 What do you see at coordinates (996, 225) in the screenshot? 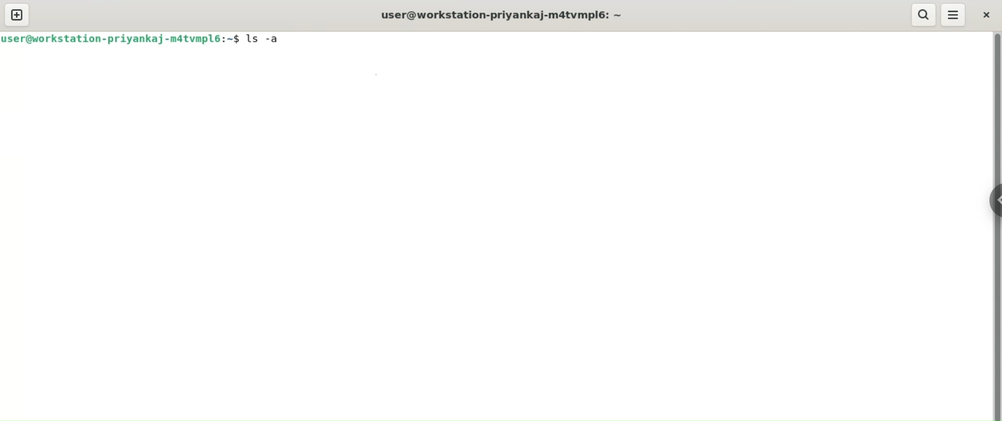
I see `vertical scroll bar` at bounding box center [996, 225].